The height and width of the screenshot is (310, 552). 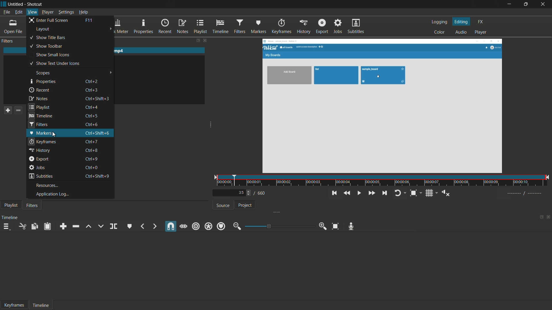 I want to click on playlist, so click(x=200, y=27).